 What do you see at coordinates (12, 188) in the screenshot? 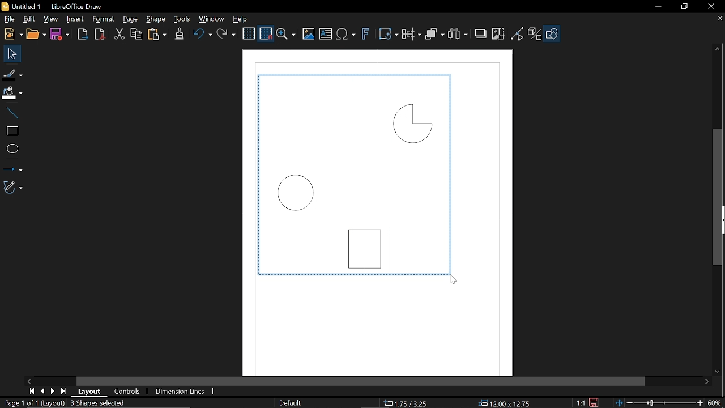
I see `Curves and polygon` at bounding box center [12, 188].